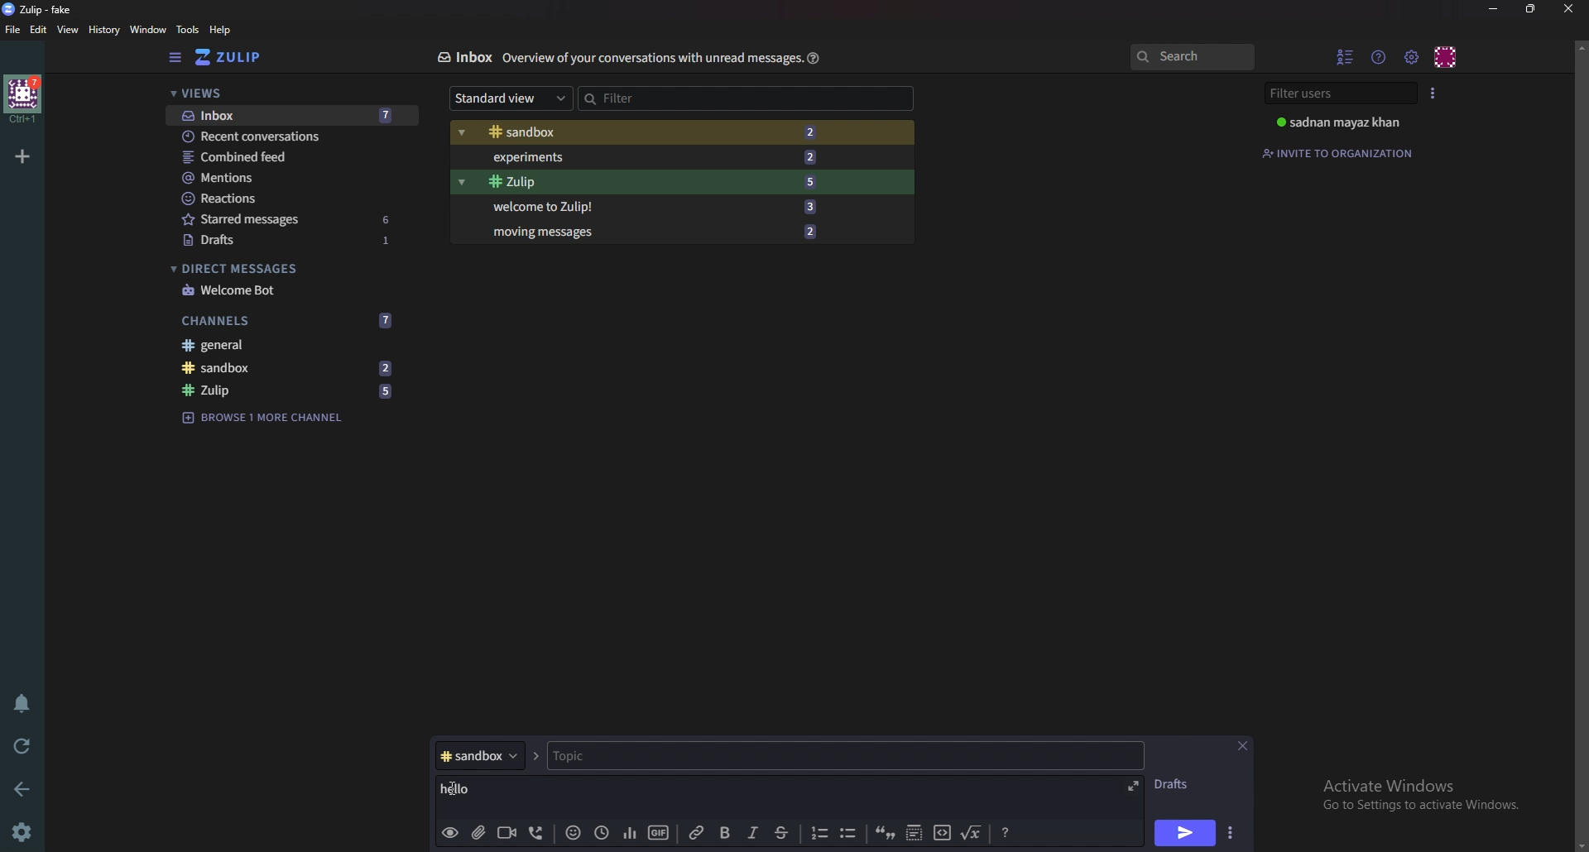 The image size is (1589, 852). What do you see at coordinates (242, 114) in the screenshot?
I see `Inbox` at bounding box center [242, 114].